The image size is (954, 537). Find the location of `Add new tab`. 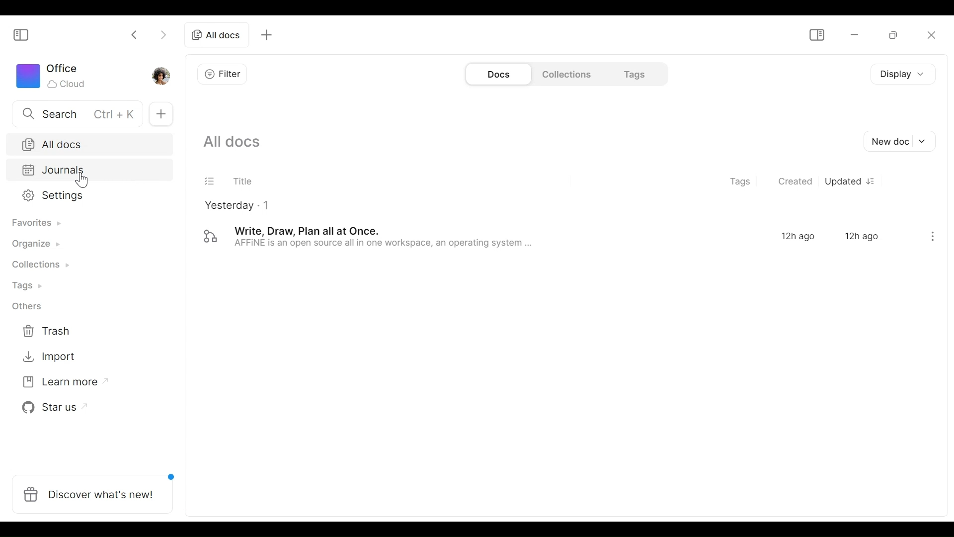

Add new tab is located at coordinates (266, 35).